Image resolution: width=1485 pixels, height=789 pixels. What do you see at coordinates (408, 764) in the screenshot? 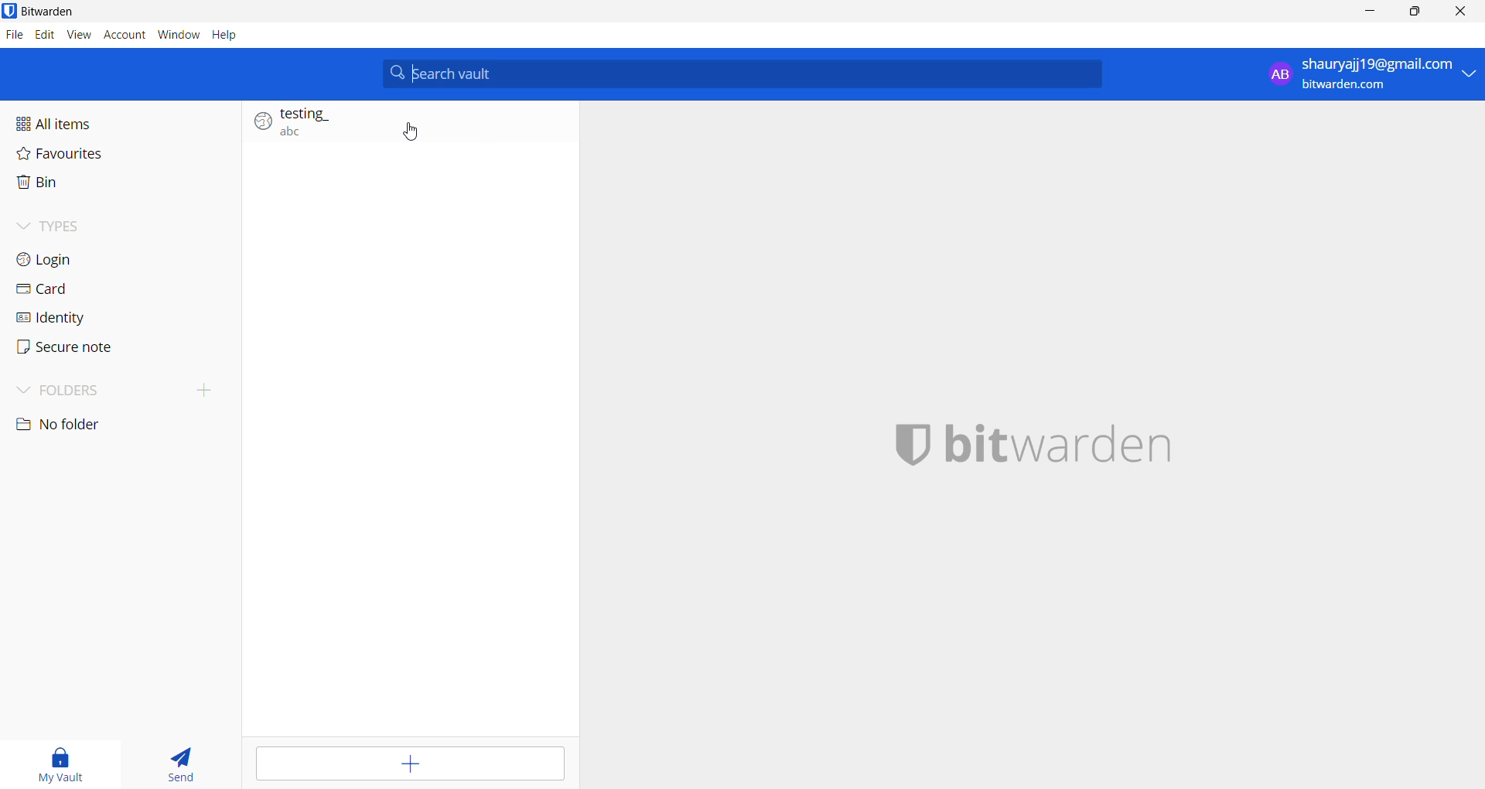
I see `Add item` at bounding box center [408, 764].